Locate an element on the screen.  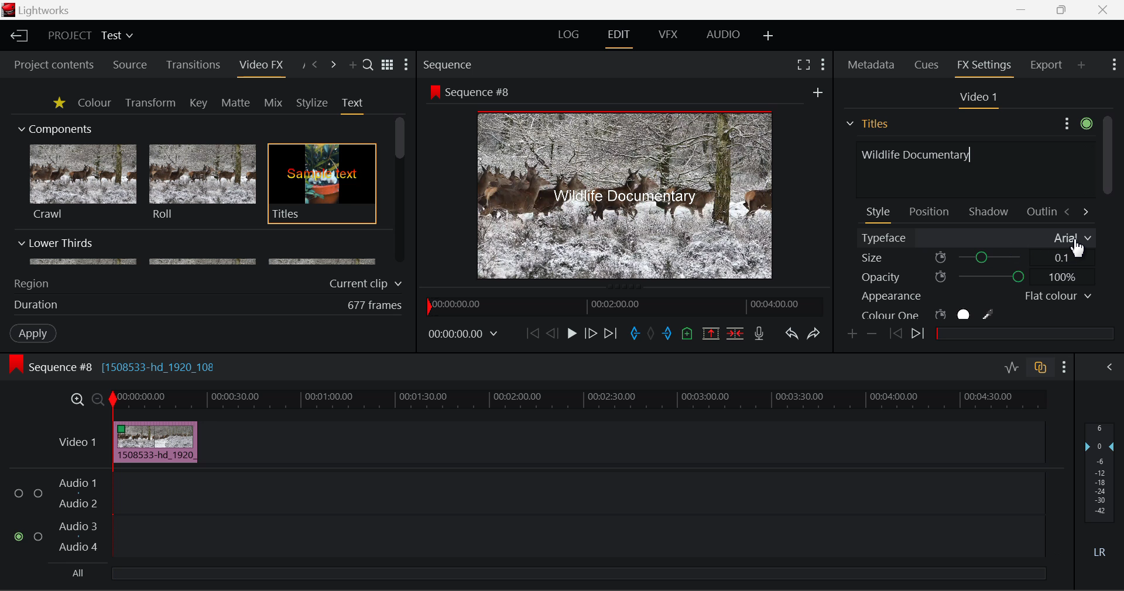
Matte is located at coordinates (235, 102).